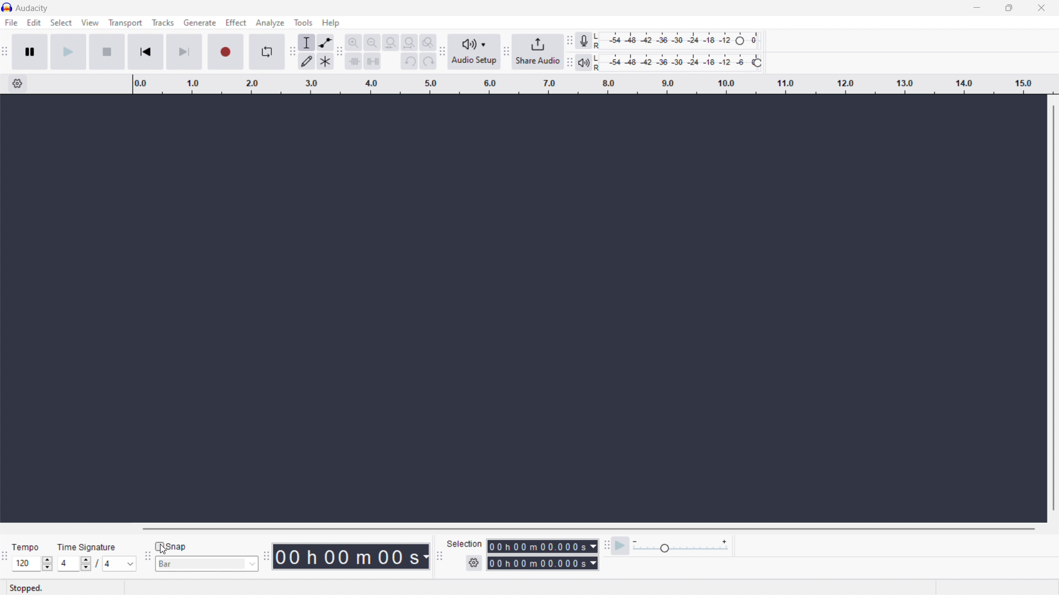 The image size is (1059, 595). What do you see at coordinates (12, 23) in the screenshot?
I see `file` at bounding box center [12, 23].